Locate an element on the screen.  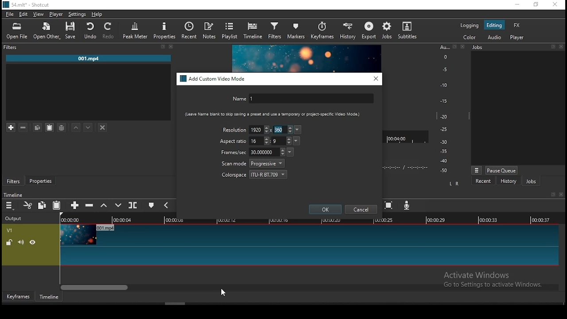
file is located at coordinates (10, 15).